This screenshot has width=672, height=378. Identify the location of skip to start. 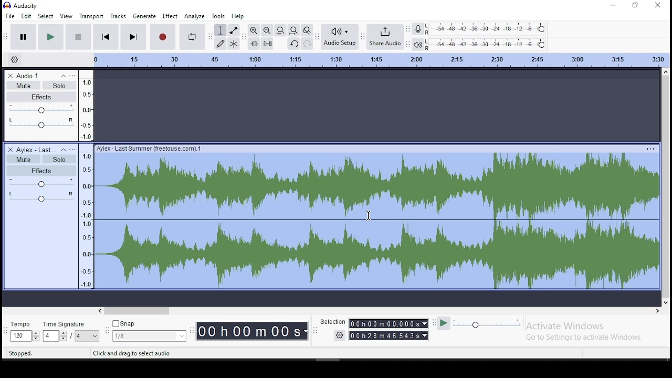
(107, 37).